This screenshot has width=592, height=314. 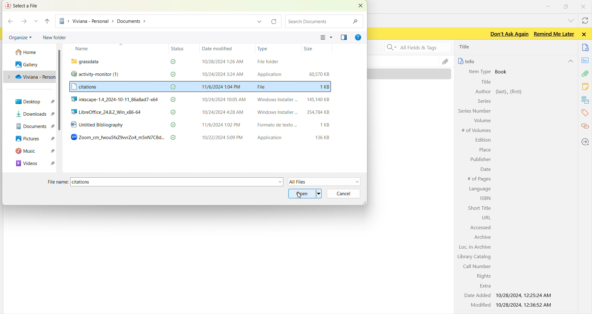 What do you see at coordinates (566, 6) in the screenshot?
I see `windows` at bounding box center [566, 6].